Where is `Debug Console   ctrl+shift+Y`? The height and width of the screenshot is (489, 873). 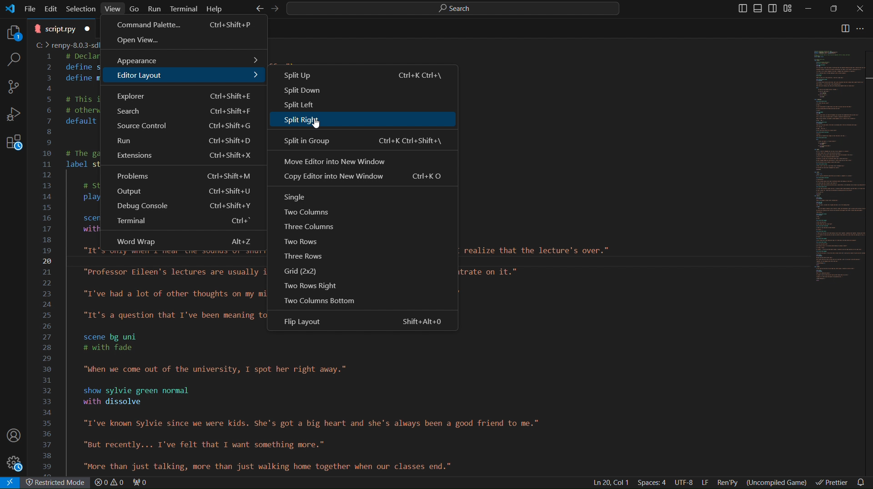 Debug Console   ctrl+shift+Y is located at coordinates (181, 208).